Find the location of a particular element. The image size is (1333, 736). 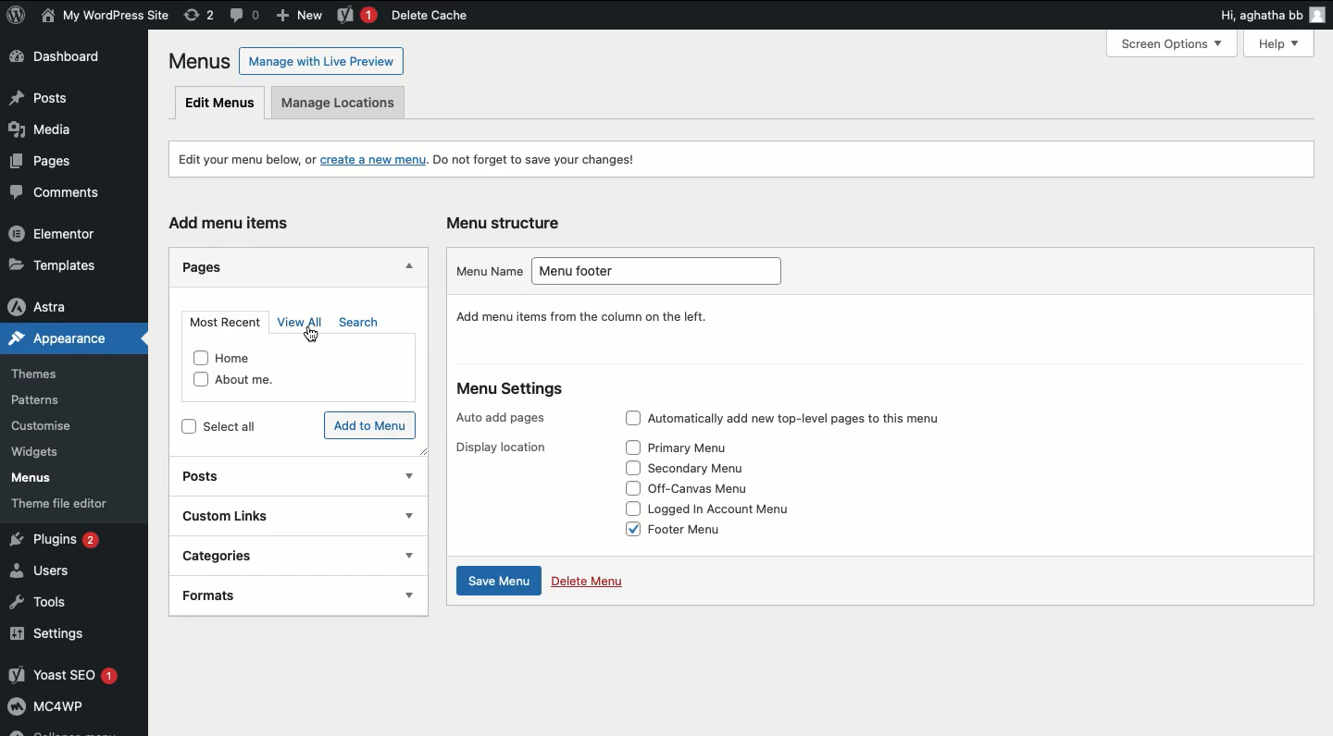

Delete menu is located at coordinates (590, 583).